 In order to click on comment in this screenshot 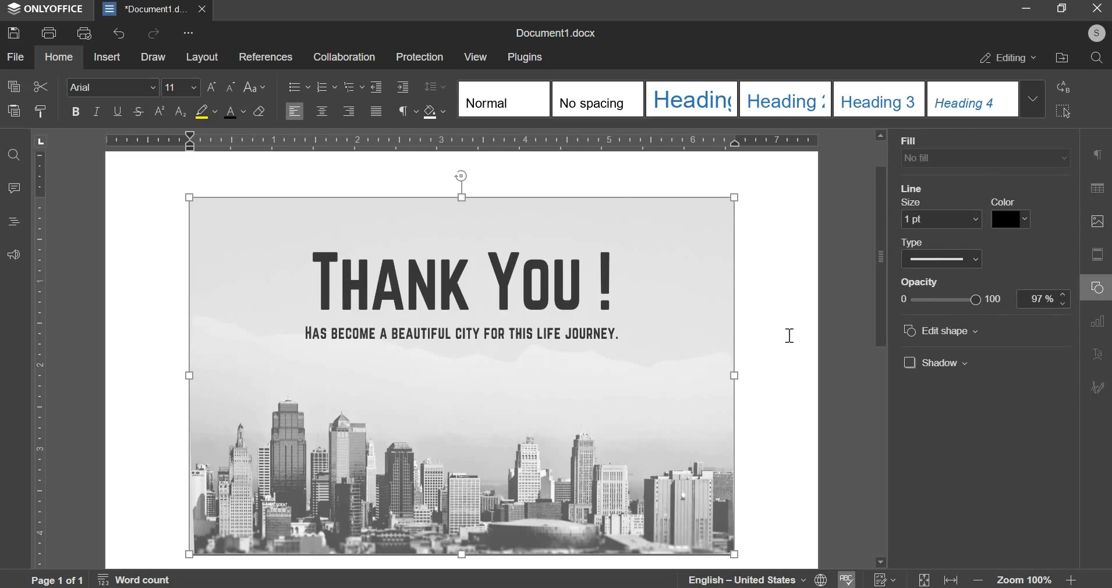, I will do `click(15, 189)`.